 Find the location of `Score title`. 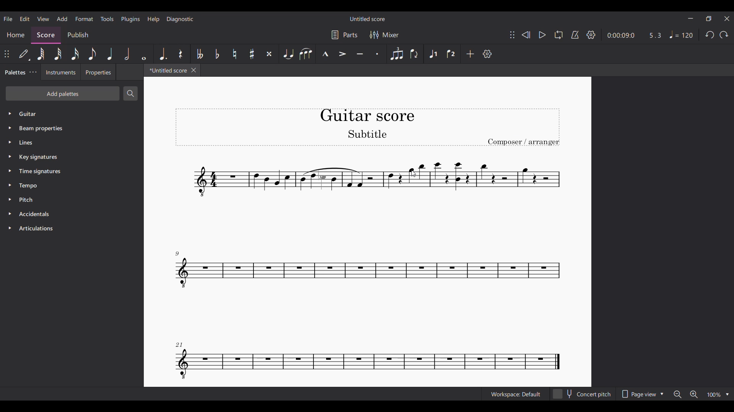

Score title is located at coordinates (367, 19).